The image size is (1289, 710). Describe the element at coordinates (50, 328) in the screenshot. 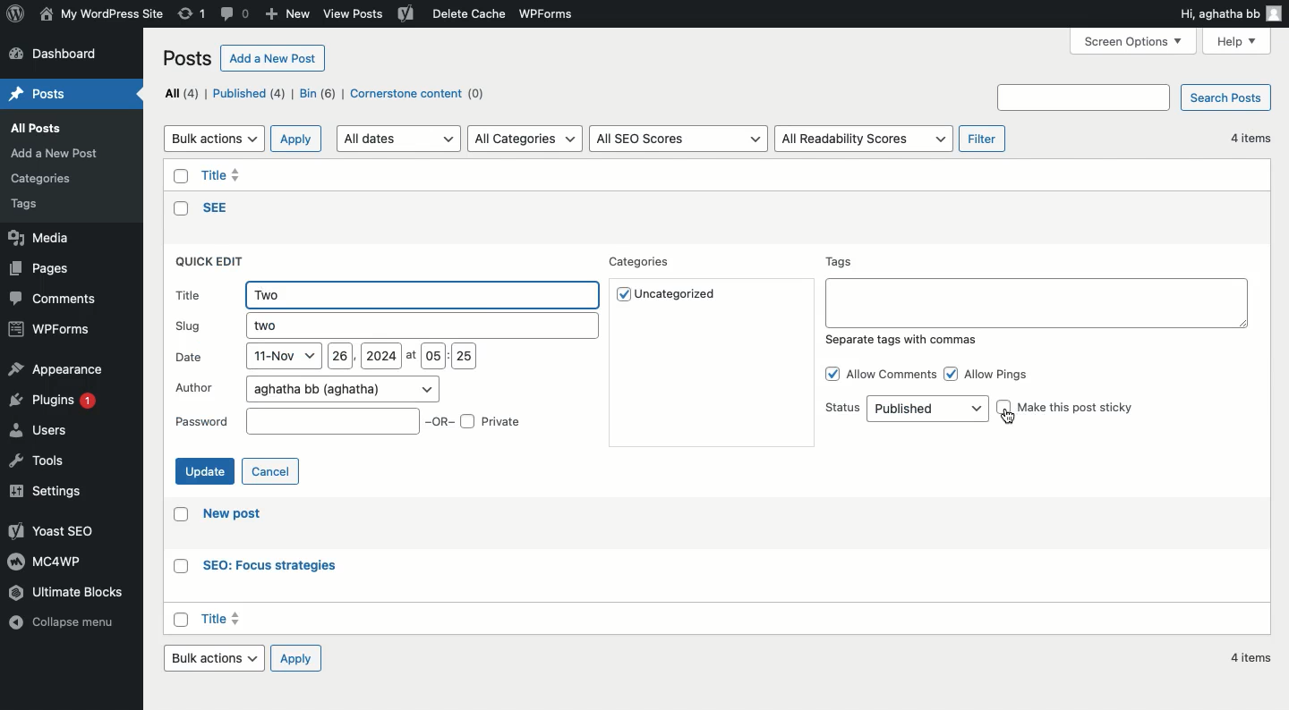

I see `WPForms` at that location.